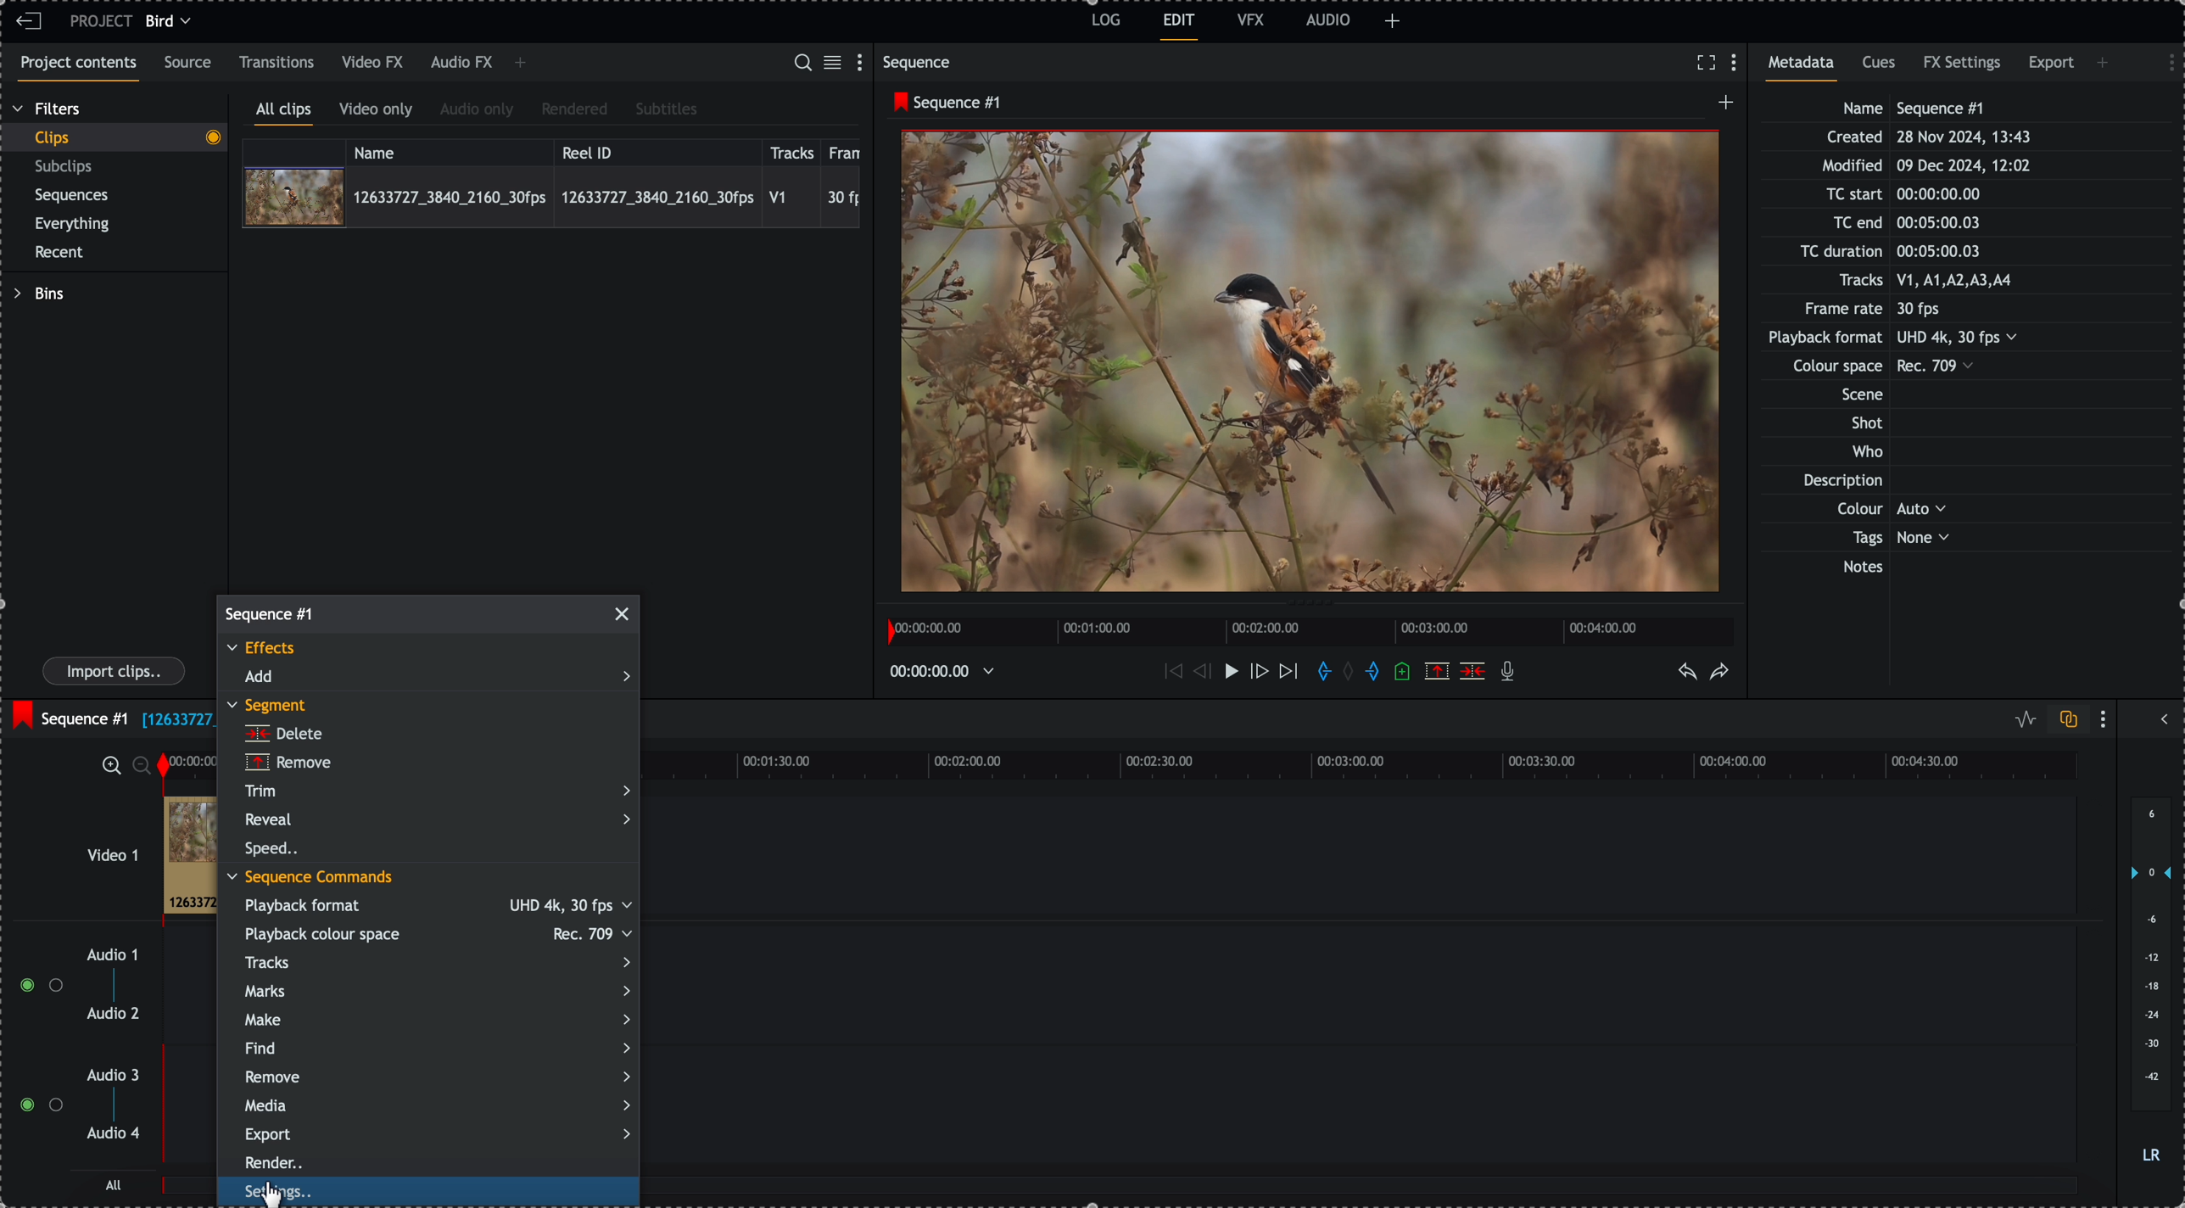 Image resolution: width=2185 pixels, height=1208 pixels. What do you see at coordinates (2107, 719) in the screenshot?
I see `show settings menu` at bounding box center [2107, 719].